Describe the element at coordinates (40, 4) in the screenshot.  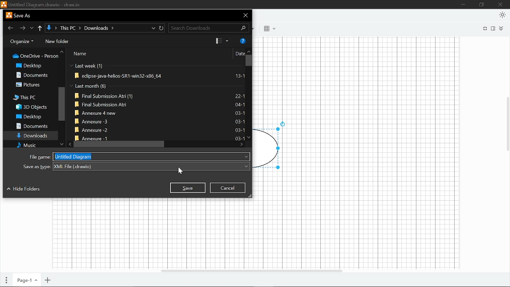
I see `File name -Untitled Diagram.drawio - draw.io` at that location.